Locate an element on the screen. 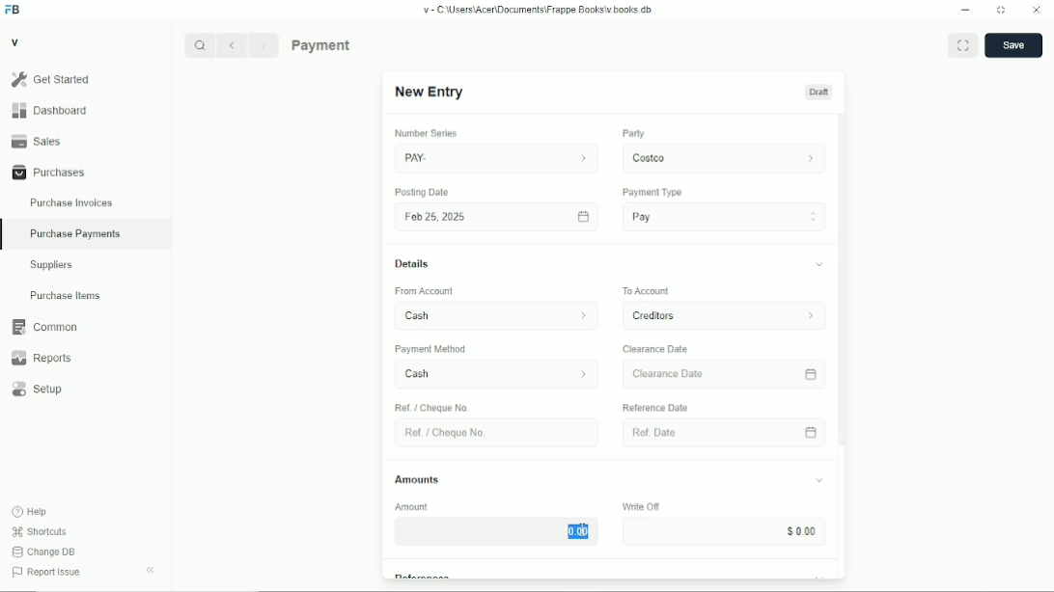 This screenshot has height=592, width=1054. Help is located at coordinates (30, 512).